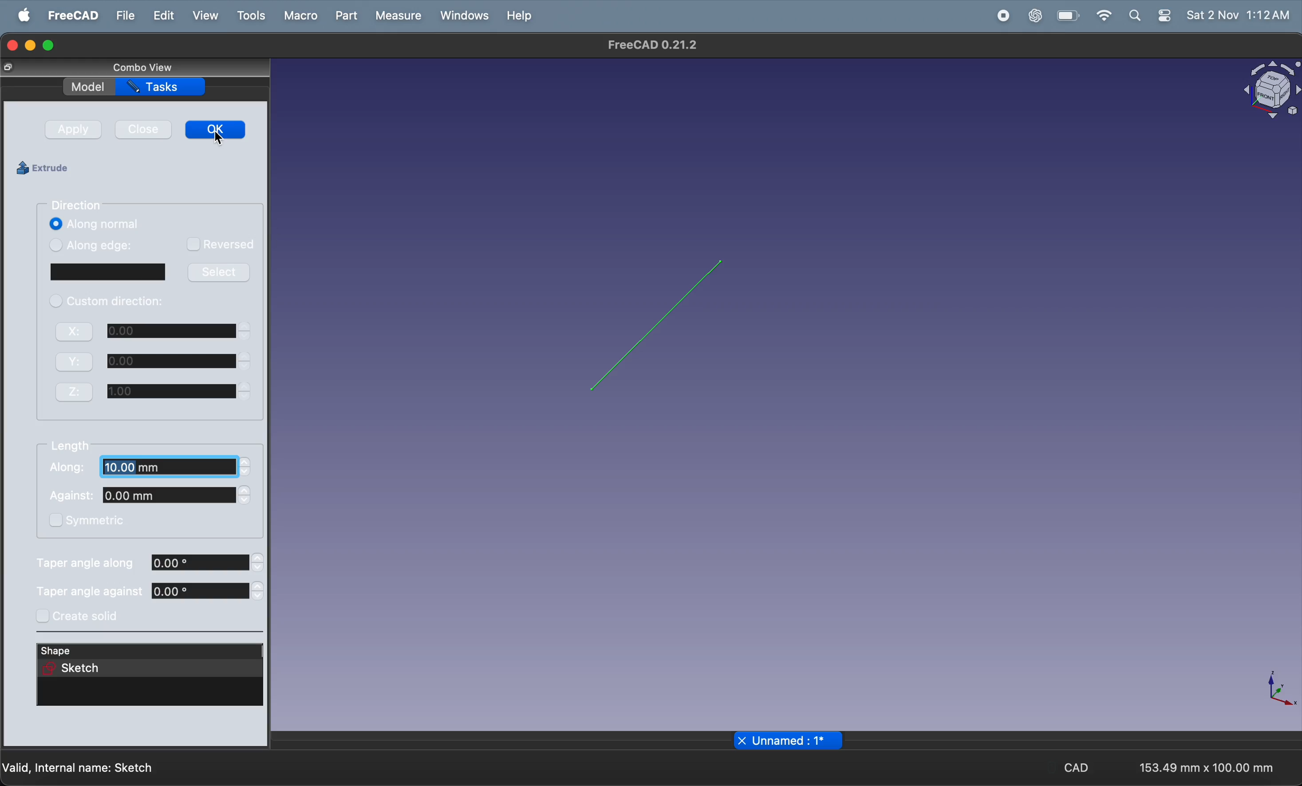 The image size is (1302, 786). What do you see at coordinates (1069, 16) in the screenshot?
I see `battery` at bounding box center [1069, 16].